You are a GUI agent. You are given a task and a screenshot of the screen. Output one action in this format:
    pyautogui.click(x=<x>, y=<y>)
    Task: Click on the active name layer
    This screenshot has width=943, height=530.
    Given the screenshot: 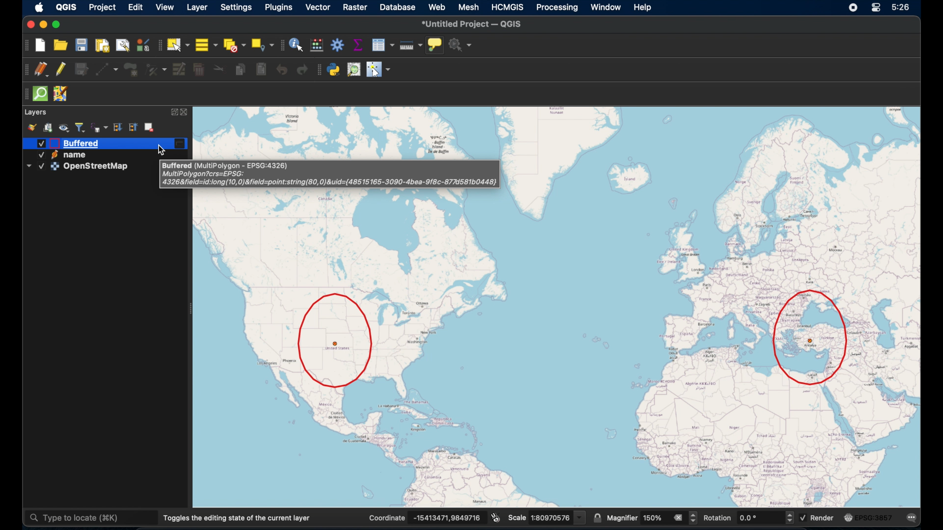 What is the action you would take?
    pyautogui.click(x=60, y=155)
    